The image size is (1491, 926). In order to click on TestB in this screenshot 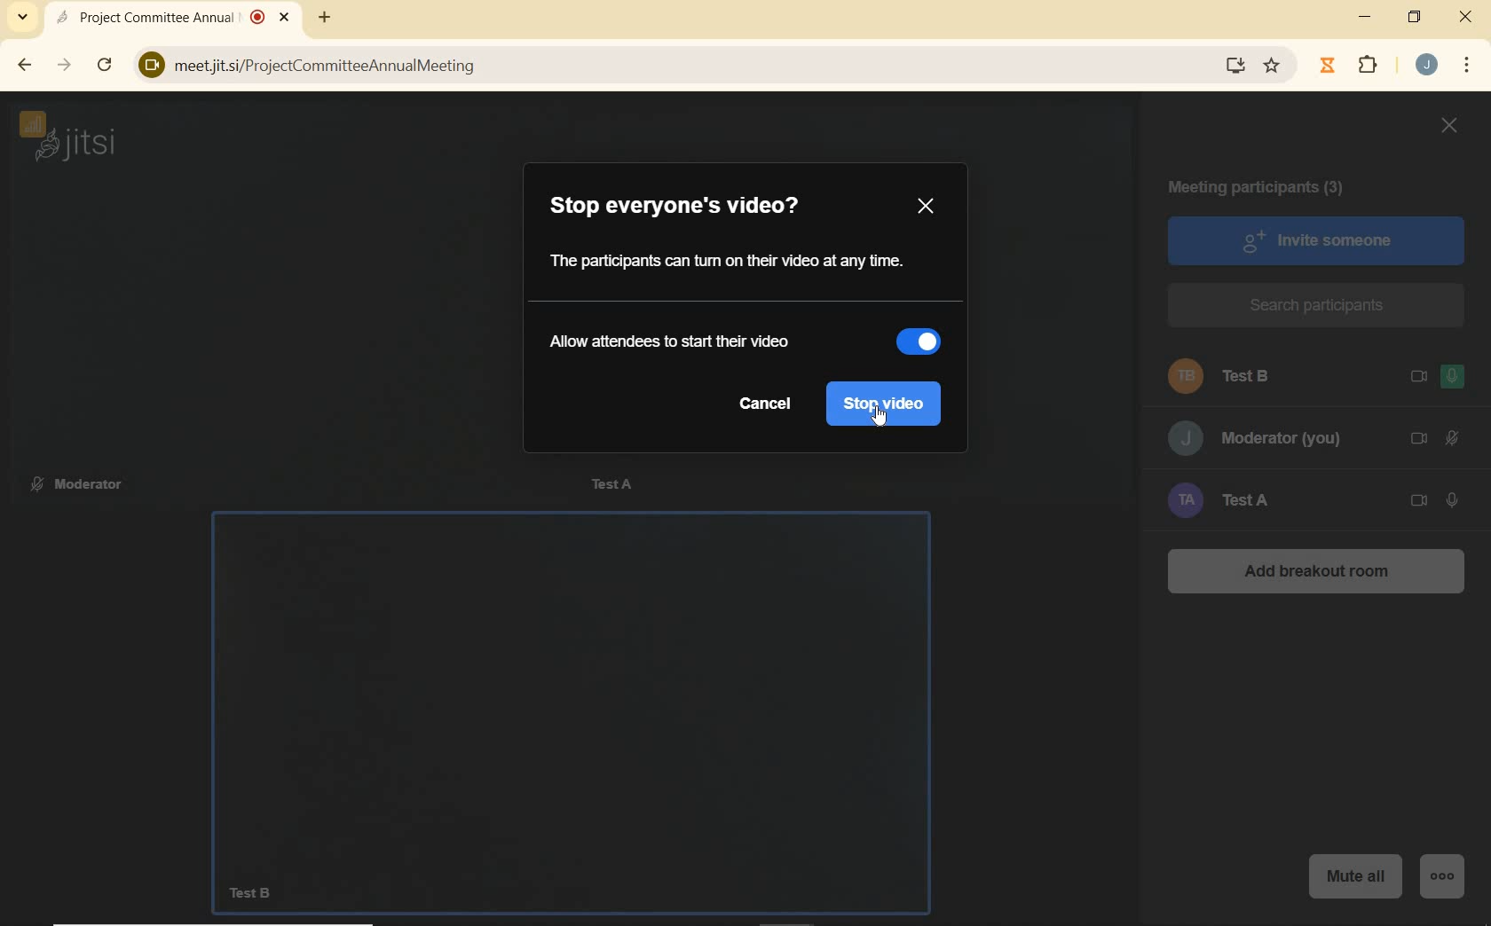, I will do `click(253, 891)`.